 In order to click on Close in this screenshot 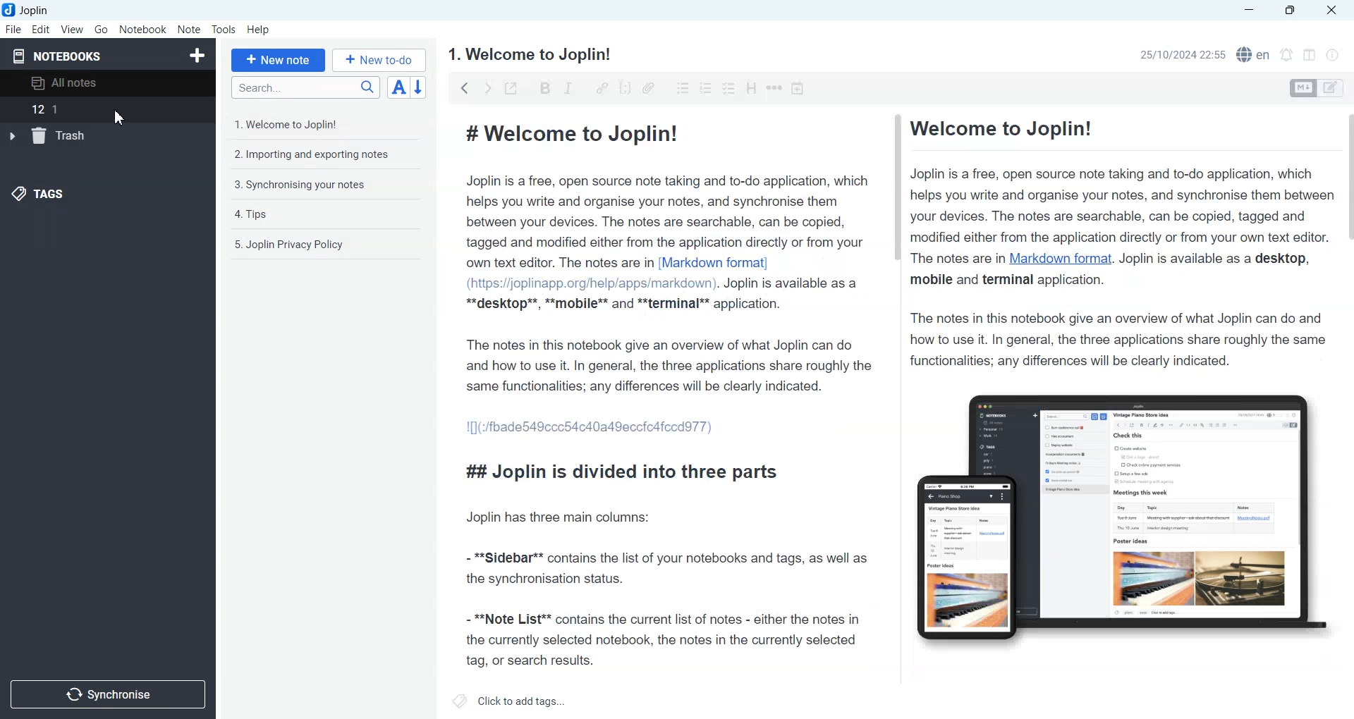, I will do `click(1330, 11)`.